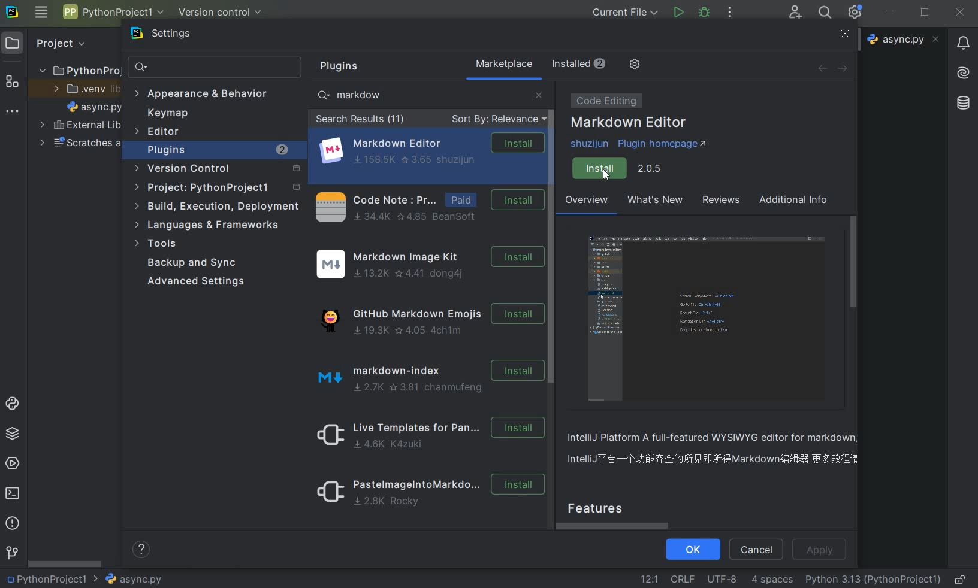 The height and width of the screenshot is (588, 978). Describe the element at coordinates (12, 523) in the screenshot. I see `problems` at that location.